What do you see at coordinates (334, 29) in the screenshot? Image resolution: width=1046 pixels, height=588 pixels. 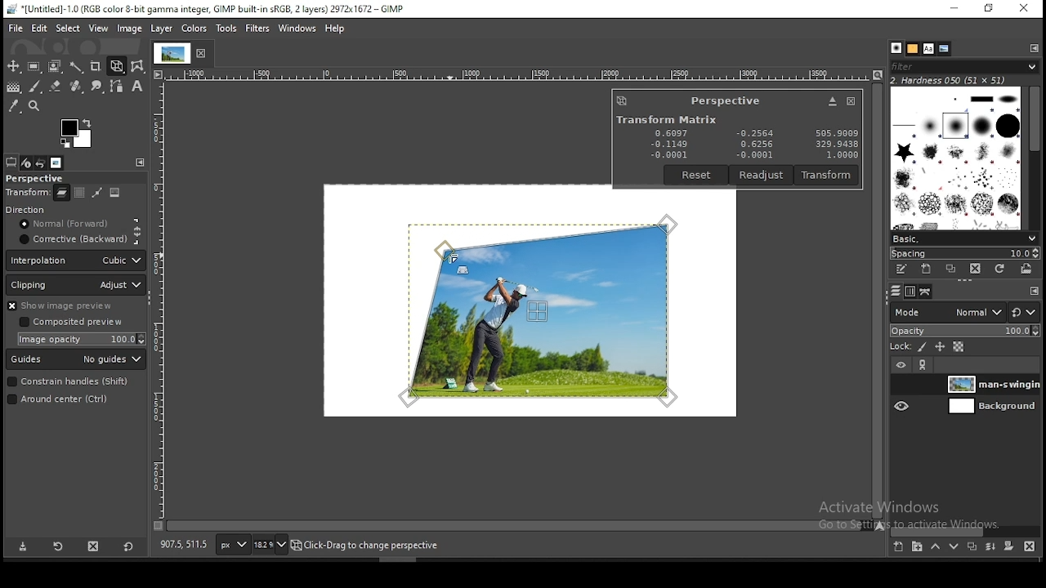 I see `help` at bounding box center [334, 29].